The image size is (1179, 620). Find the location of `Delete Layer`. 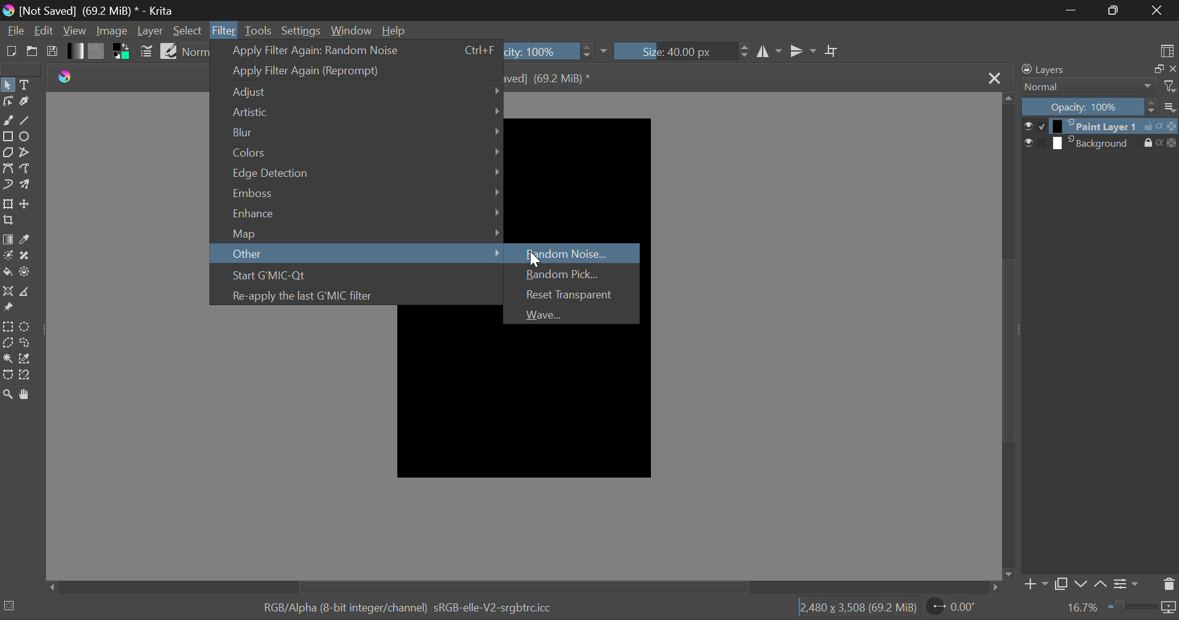

Delete Layer is located at coordinates (1169, 586).